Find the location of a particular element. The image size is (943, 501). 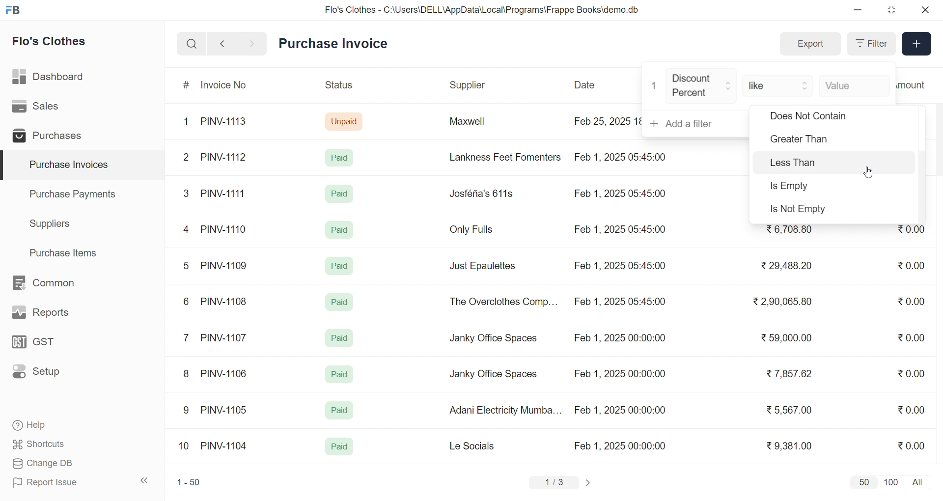

Common is located at coordinates (54, 283).